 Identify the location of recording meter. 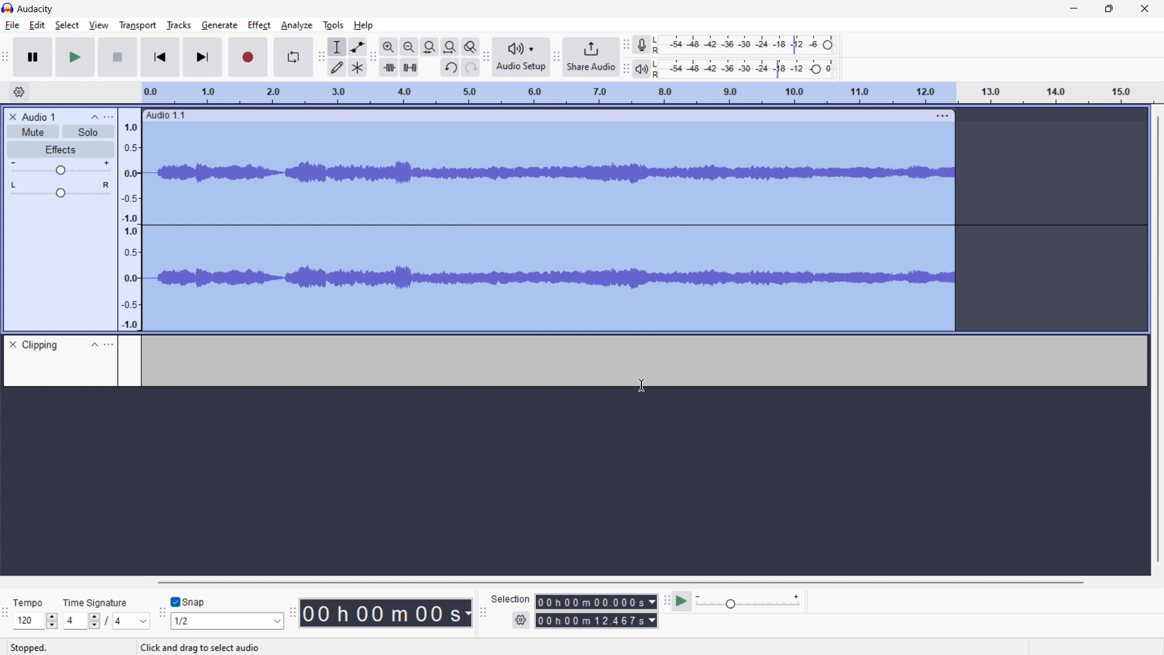
(641, 45).